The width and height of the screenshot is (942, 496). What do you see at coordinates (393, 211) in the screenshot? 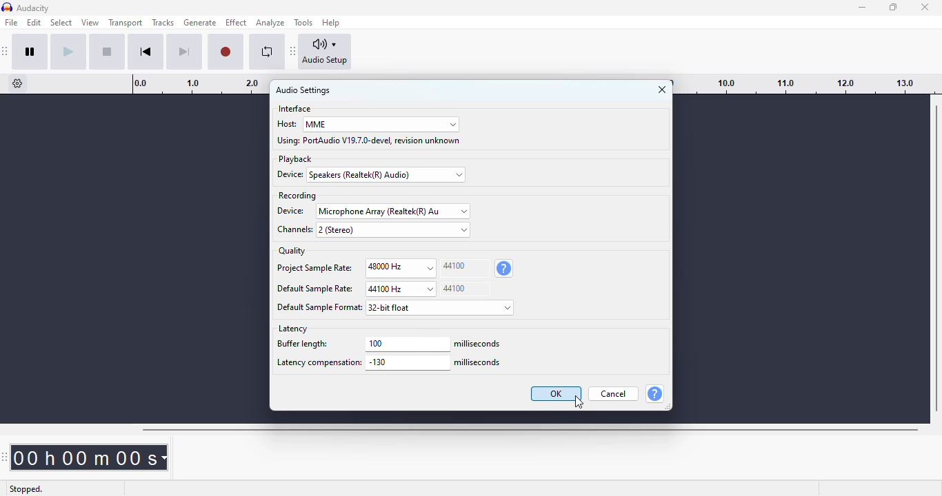
I see `select device` at bounding box center [393, 211].